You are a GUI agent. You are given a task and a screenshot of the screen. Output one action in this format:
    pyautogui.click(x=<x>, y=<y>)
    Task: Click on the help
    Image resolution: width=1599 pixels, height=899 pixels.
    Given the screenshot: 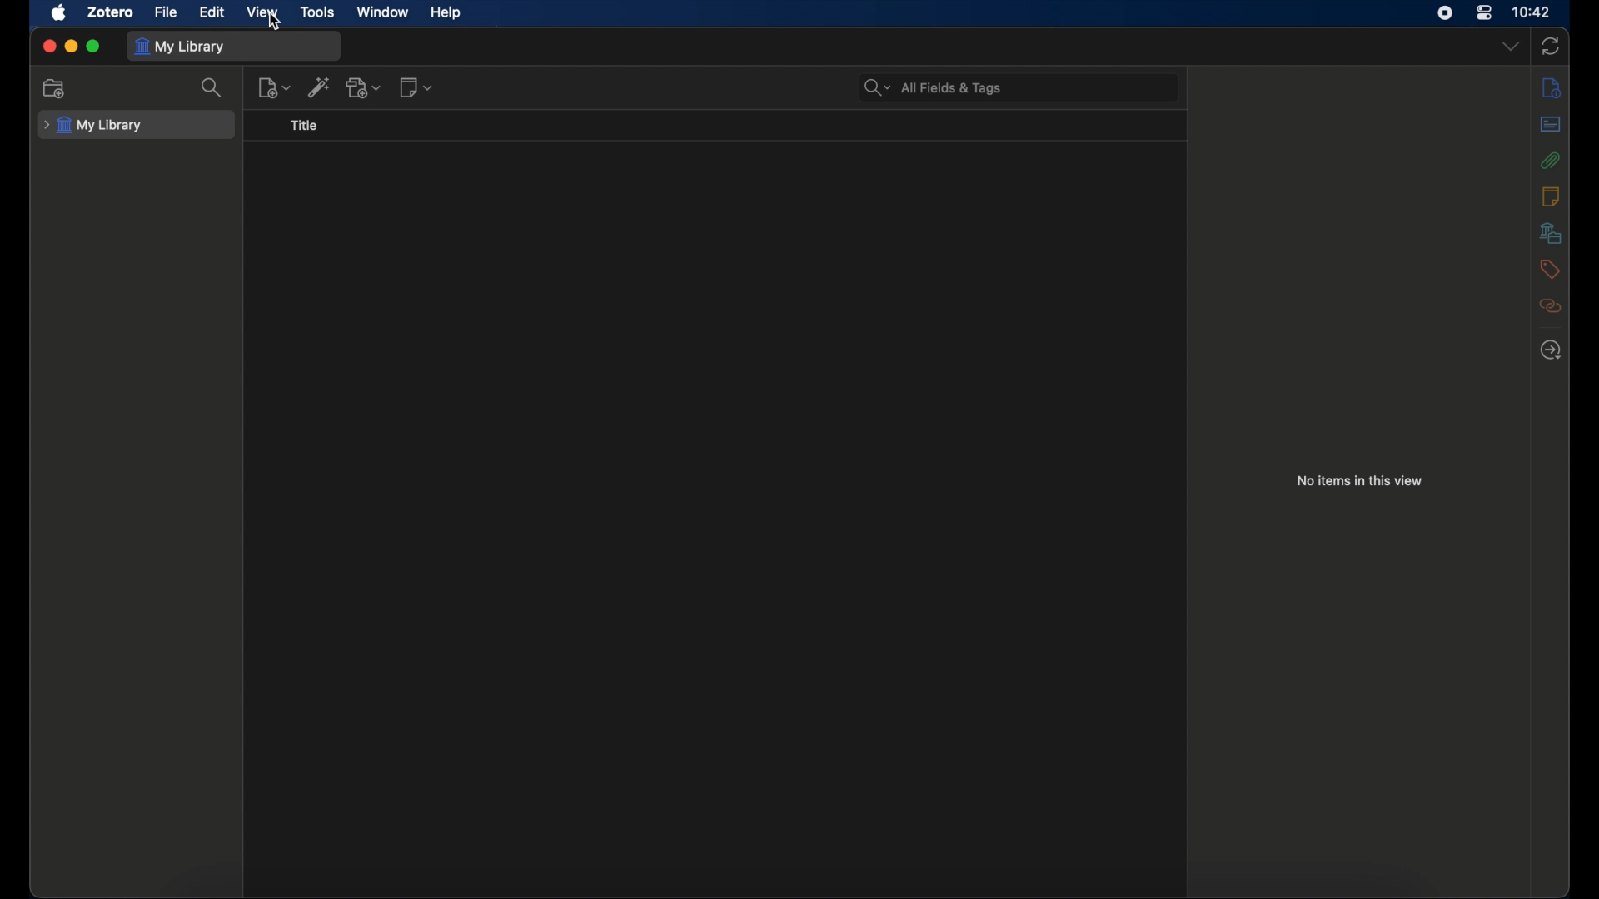 What is the action you would take?
    pyautogui.click(x=446, y=13)
    